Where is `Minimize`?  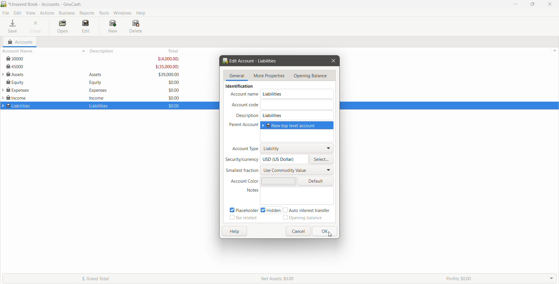 Minimize is located at coordinates (516, 4).